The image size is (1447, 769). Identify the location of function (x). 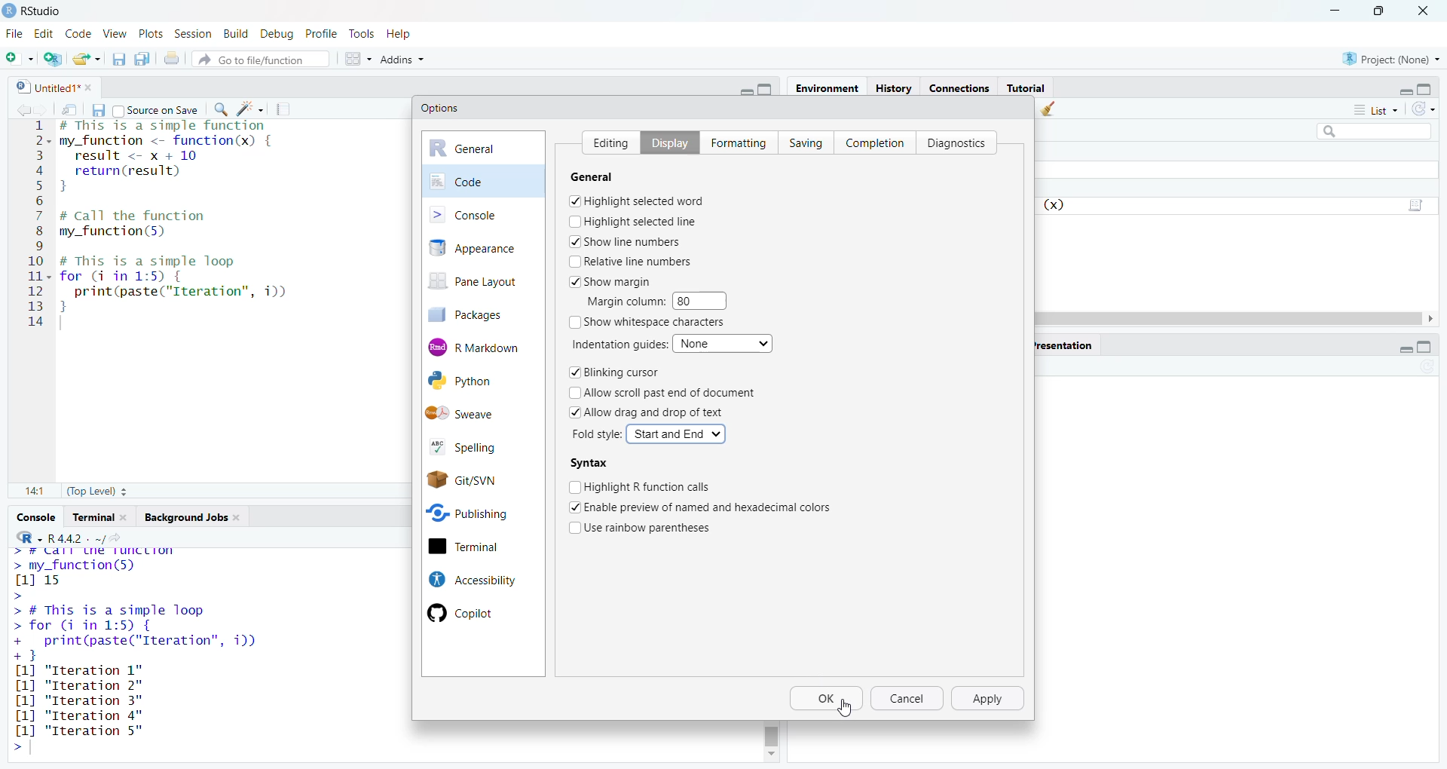
(1056, 205).